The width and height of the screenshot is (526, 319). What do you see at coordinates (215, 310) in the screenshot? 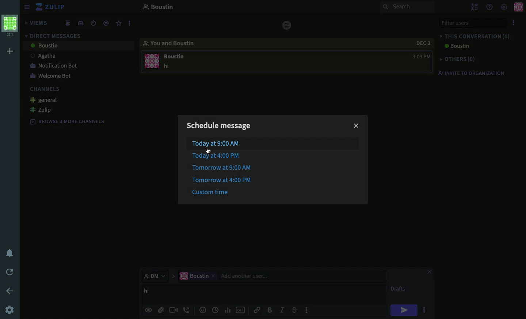
I see `date time` at bounding box center [215, 310].